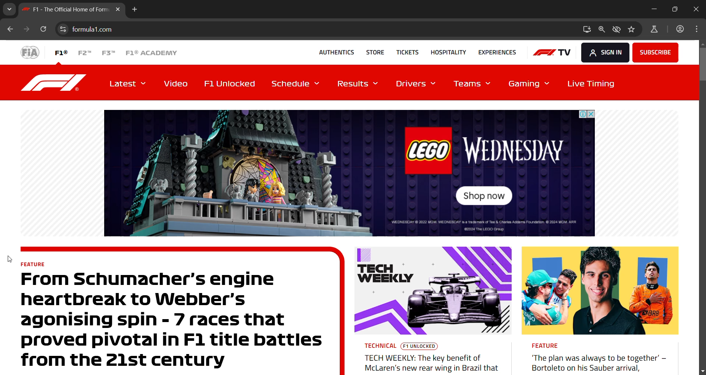  I want to click on maximize, so click(675, 8).